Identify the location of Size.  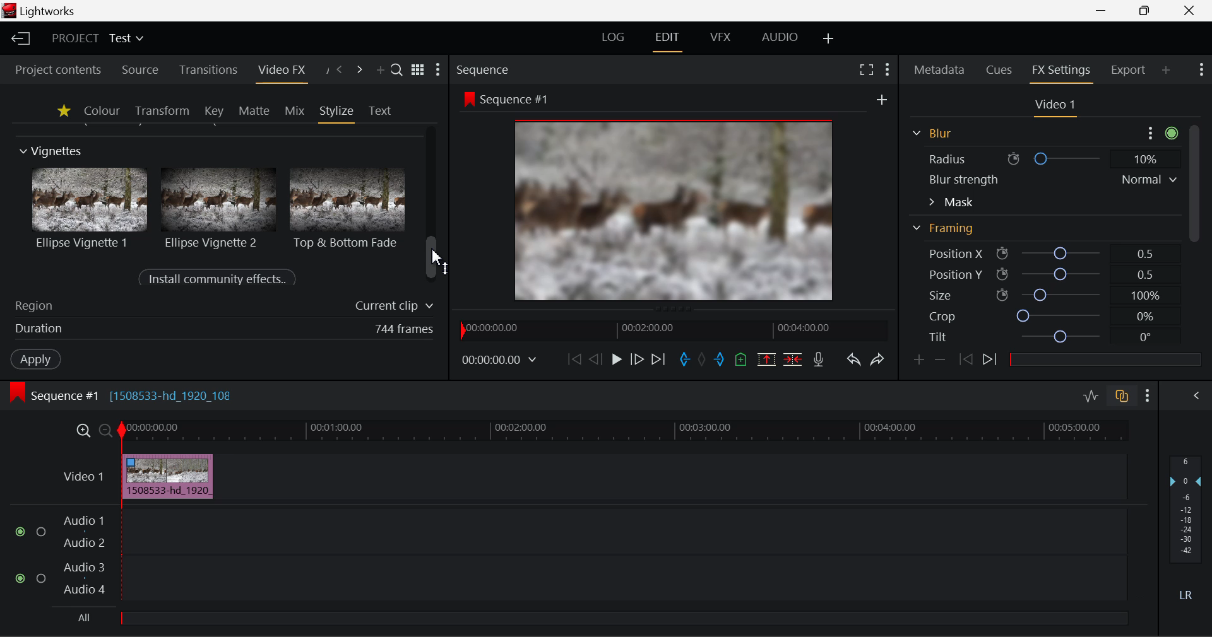
(1041, 295).